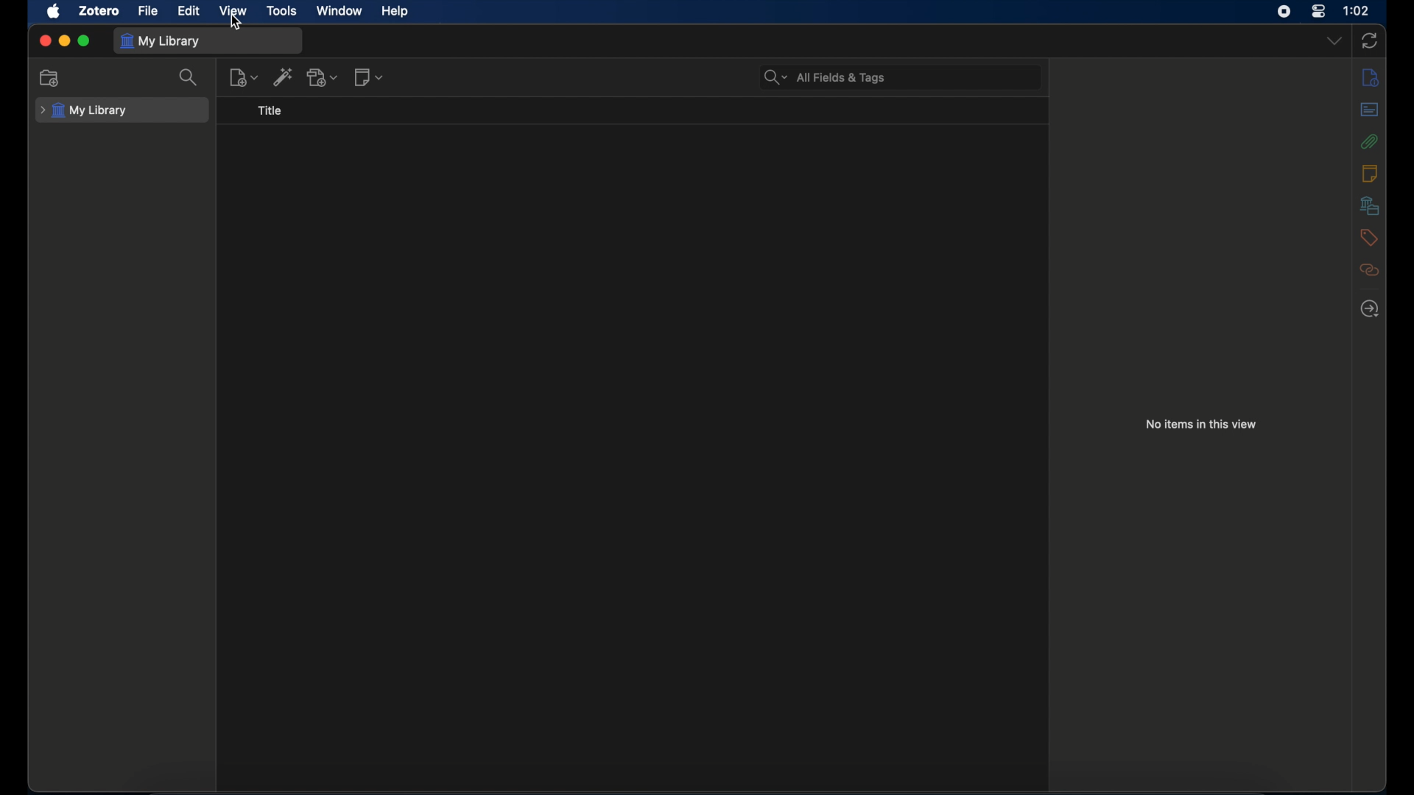 This screenshot has width=1414, height=795. Describe the element at coordinates (282, 10) in the screenshot. I see `tools` at that location.